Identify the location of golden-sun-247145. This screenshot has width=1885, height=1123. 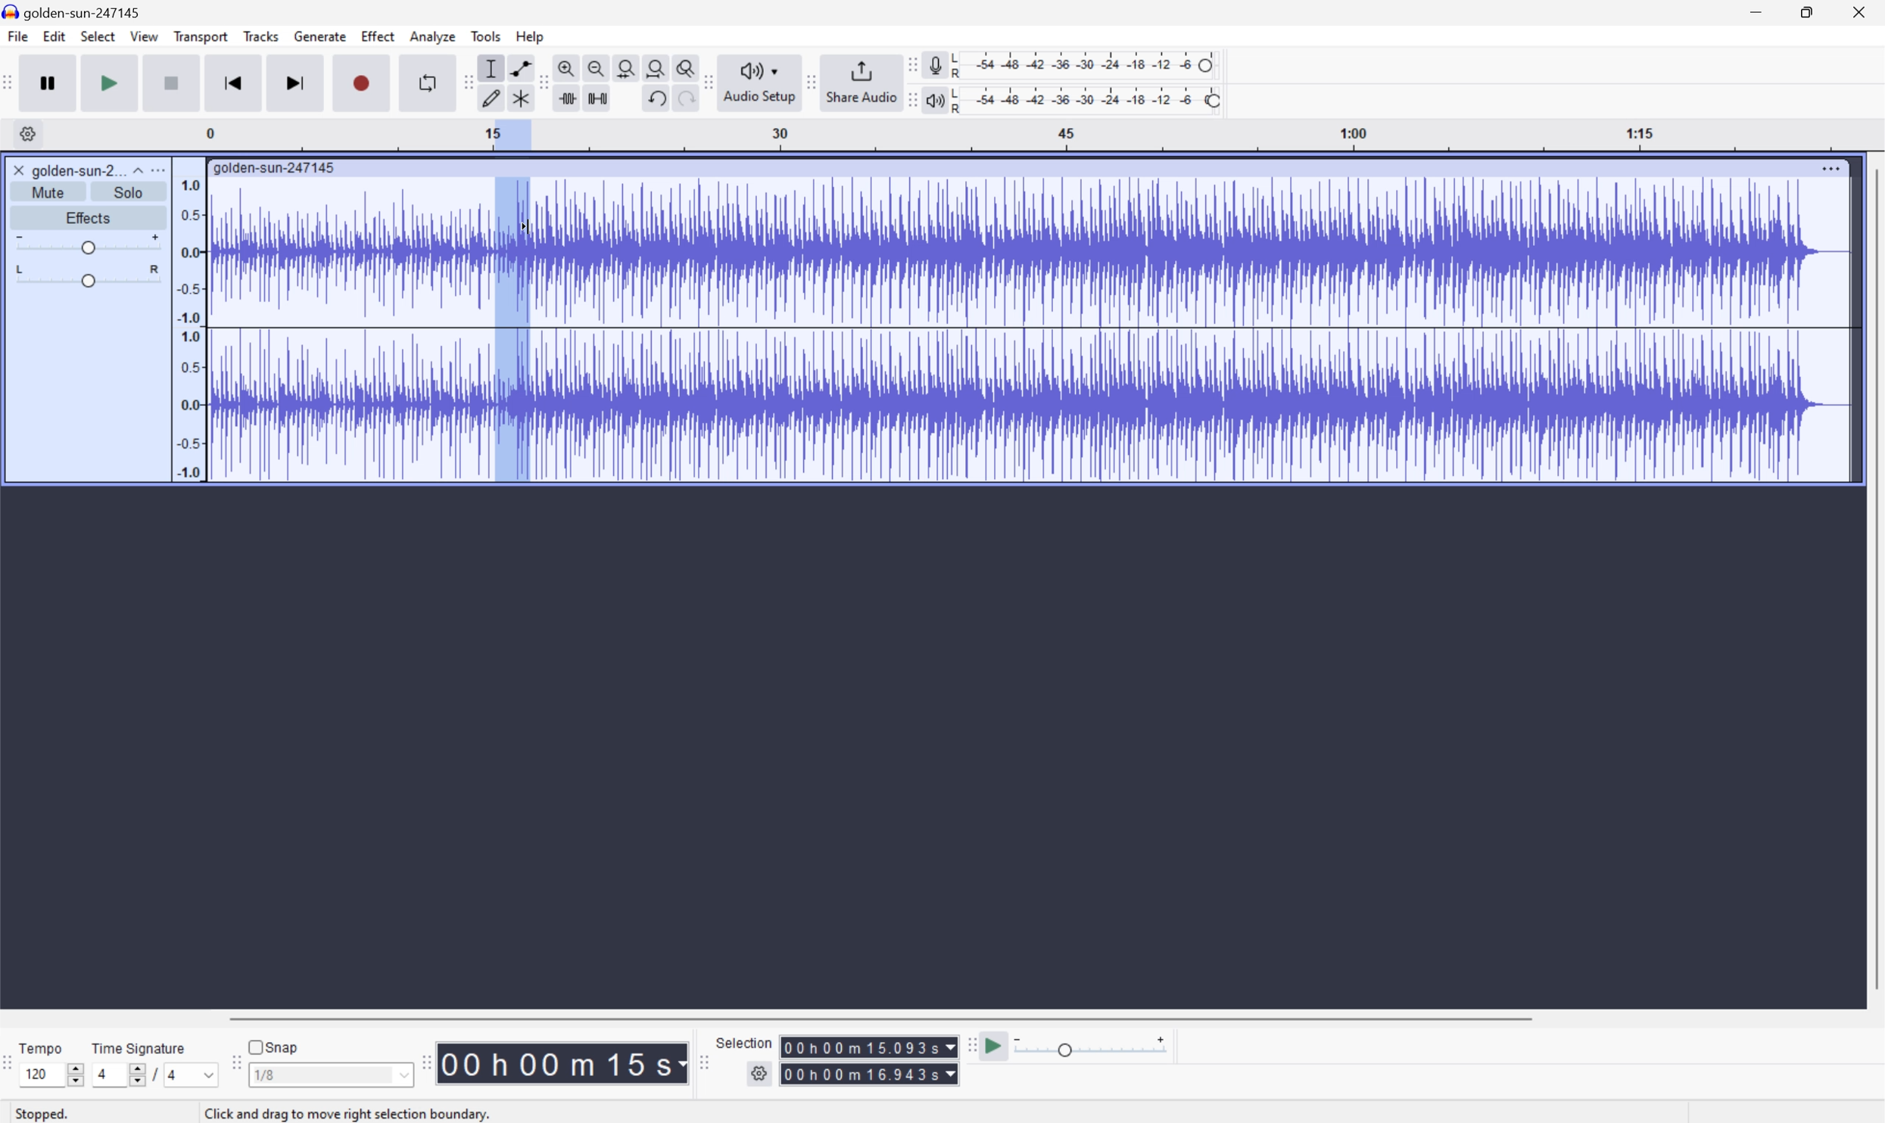
(76, 11).